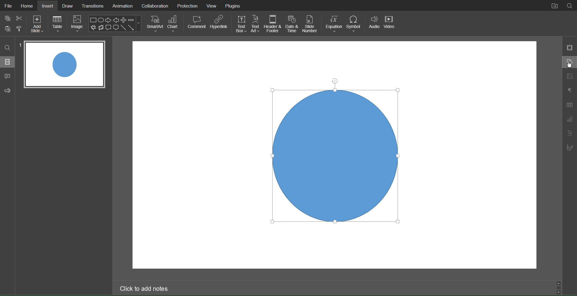  Describe the element at coordinates (333, 156) in the screenshot. I see `Circle Selected` at that location.